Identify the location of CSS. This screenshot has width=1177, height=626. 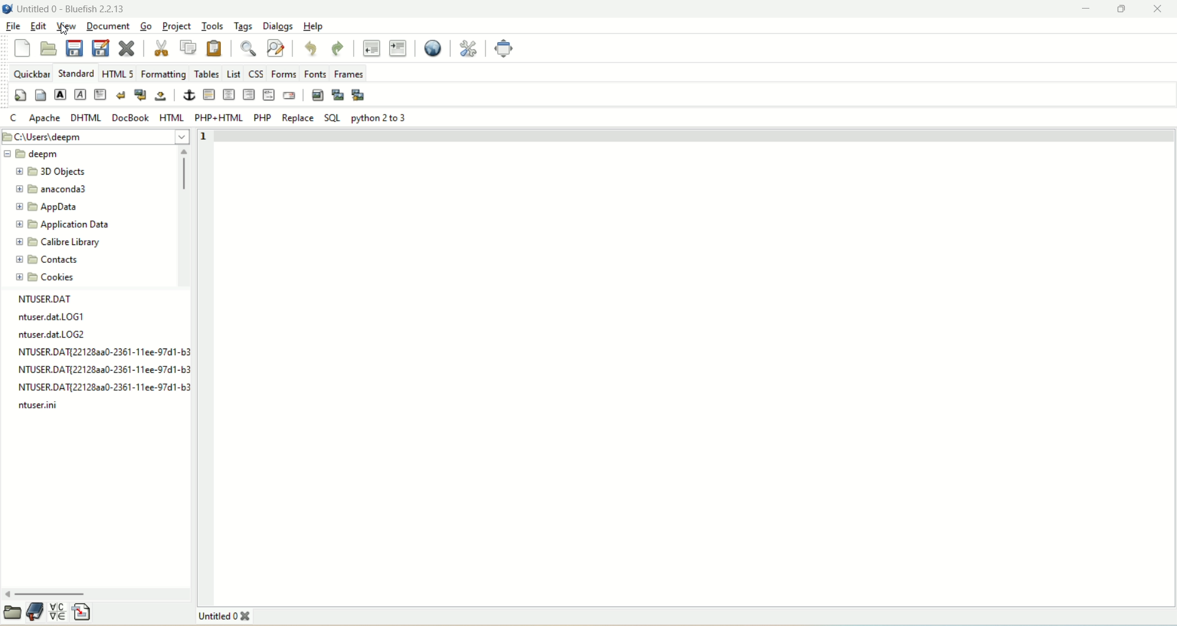
(256, 72).